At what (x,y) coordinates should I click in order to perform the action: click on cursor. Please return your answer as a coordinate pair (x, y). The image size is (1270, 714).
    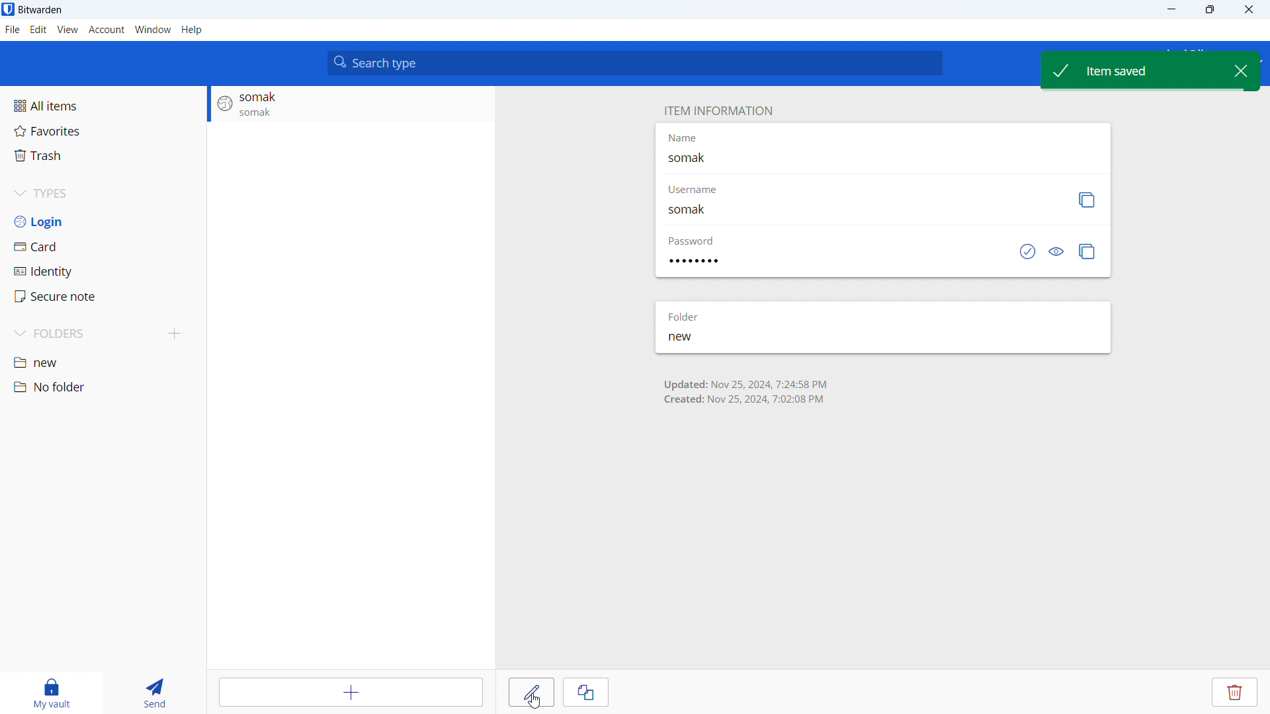
    Looking at the image, I should click on (529, 700).